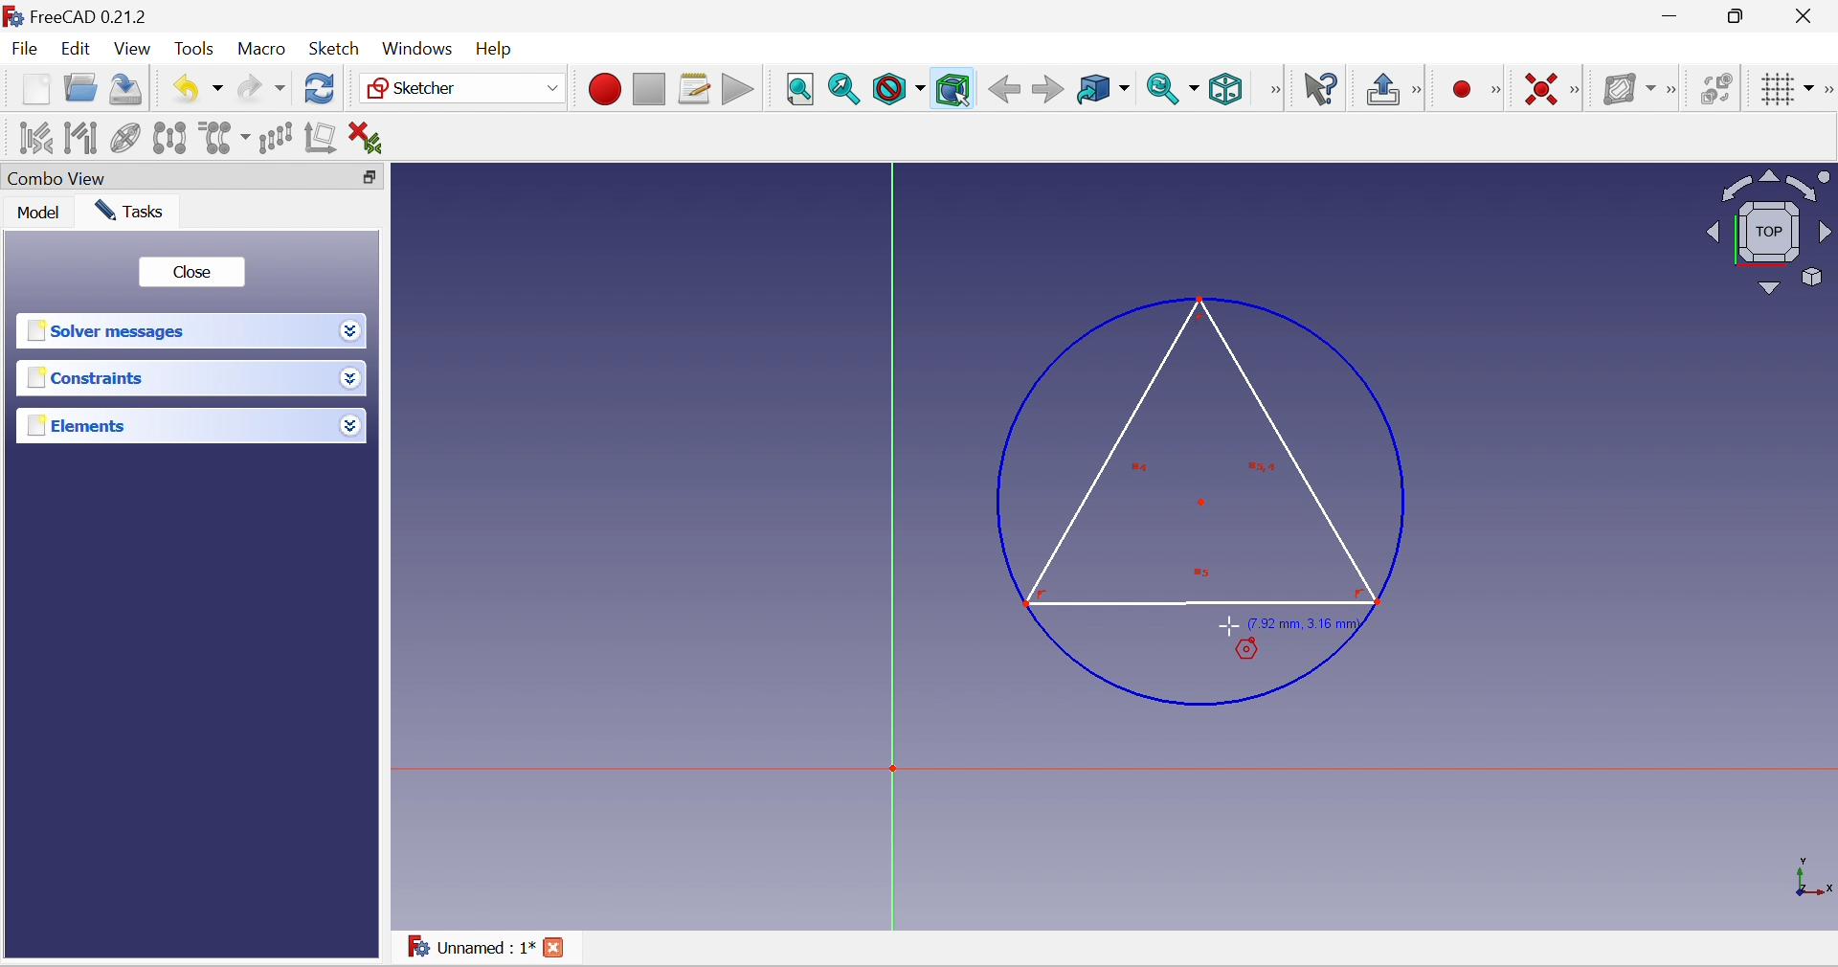 This screenshot has width=1838, height=967. What do you see at coordinates (350, 330) in the screenshot?
I see `Drop down` at bounding box center [350, 330].